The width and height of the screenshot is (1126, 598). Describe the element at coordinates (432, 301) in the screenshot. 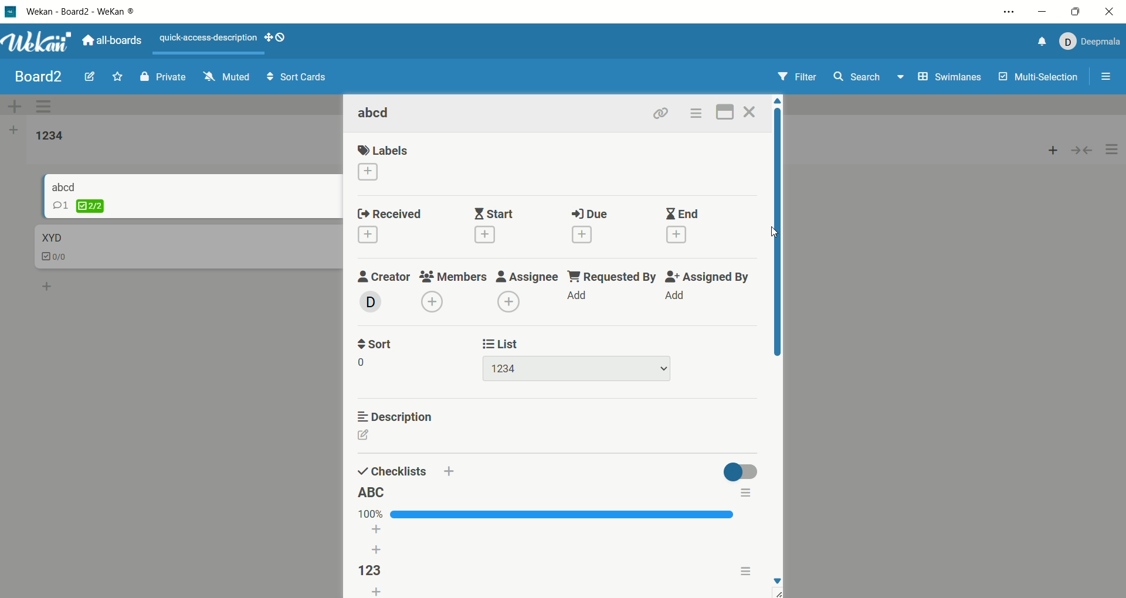

I see `add` at that location.